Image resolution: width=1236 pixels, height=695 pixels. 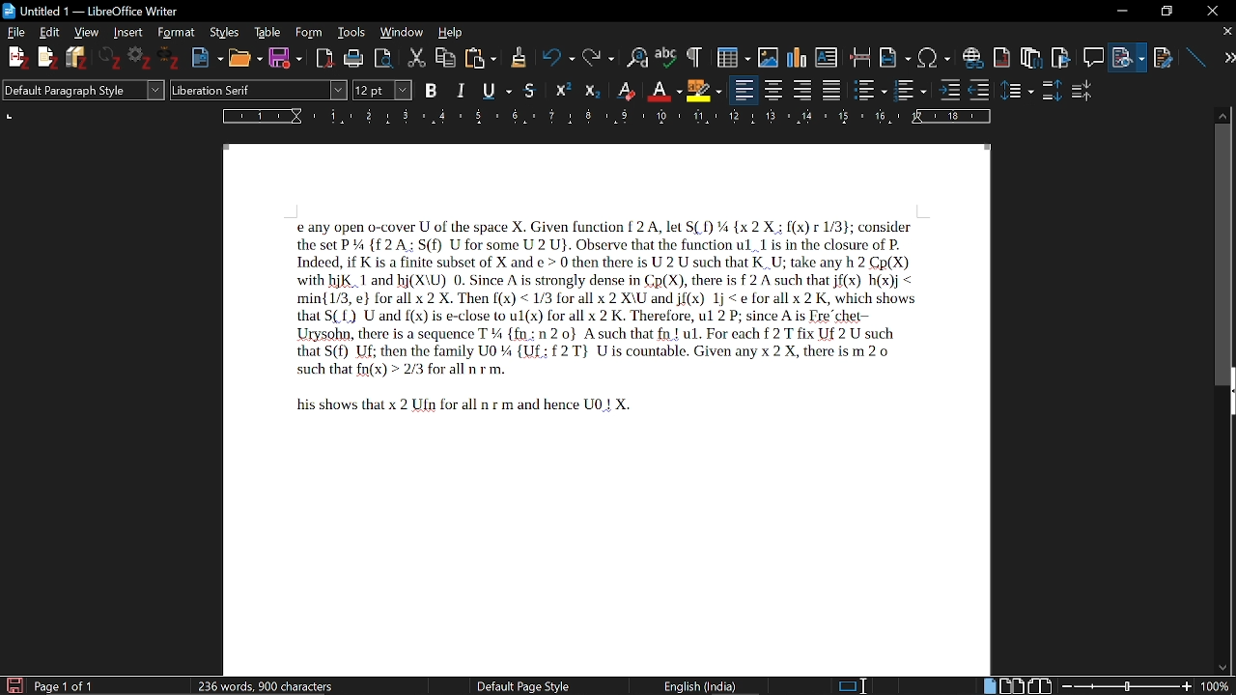 I want to click on Insert cross reference, so click(x=1164, y=53).